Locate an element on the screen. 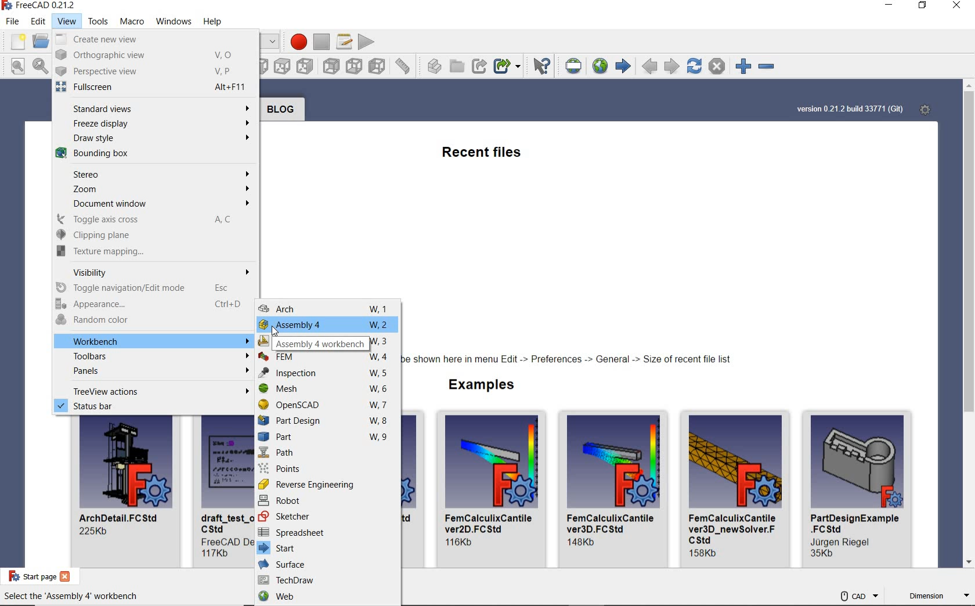  create new view is located at coordinates (154, 39).